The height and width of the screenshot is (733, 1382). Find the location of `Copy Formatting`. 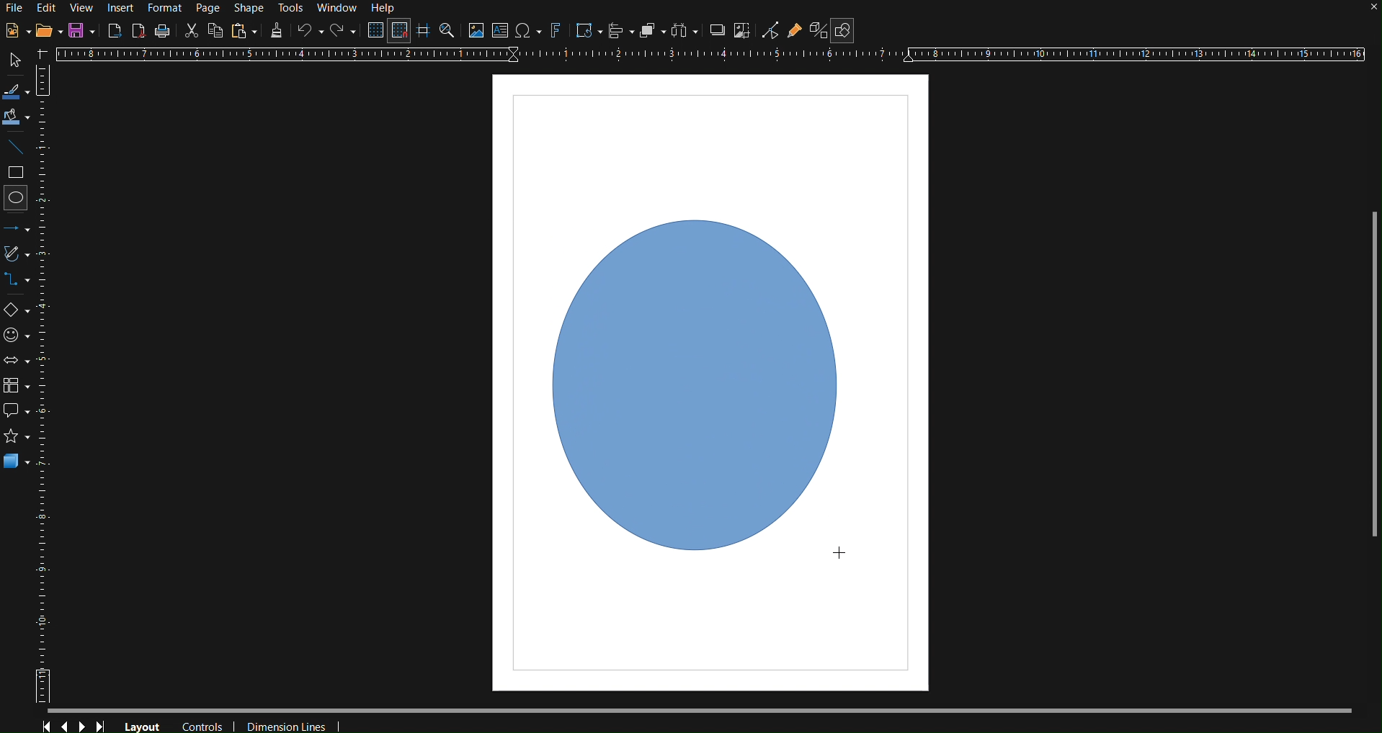

Copy Formatting is located at coordinates (277, 31).